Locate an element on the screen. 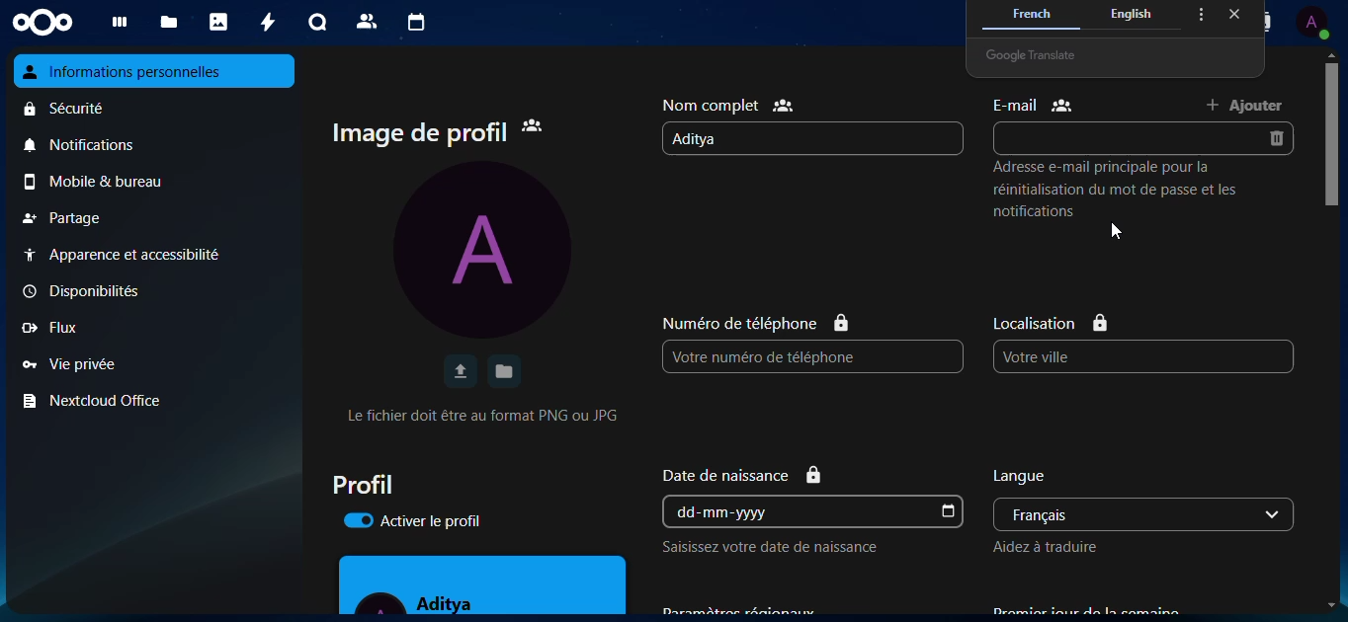 Image resolution: width=1348 pixels, height=622 pixels. location is located at coordinates (1053, 319).